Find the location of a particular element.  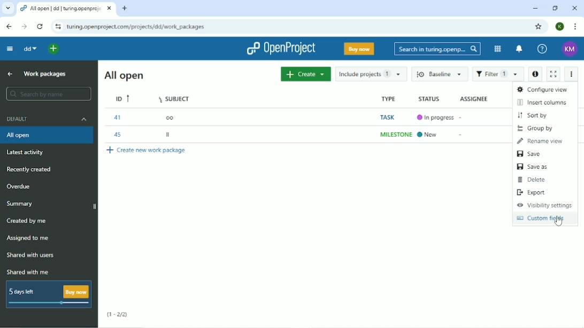

Summary is located at coordinates (22, 204).